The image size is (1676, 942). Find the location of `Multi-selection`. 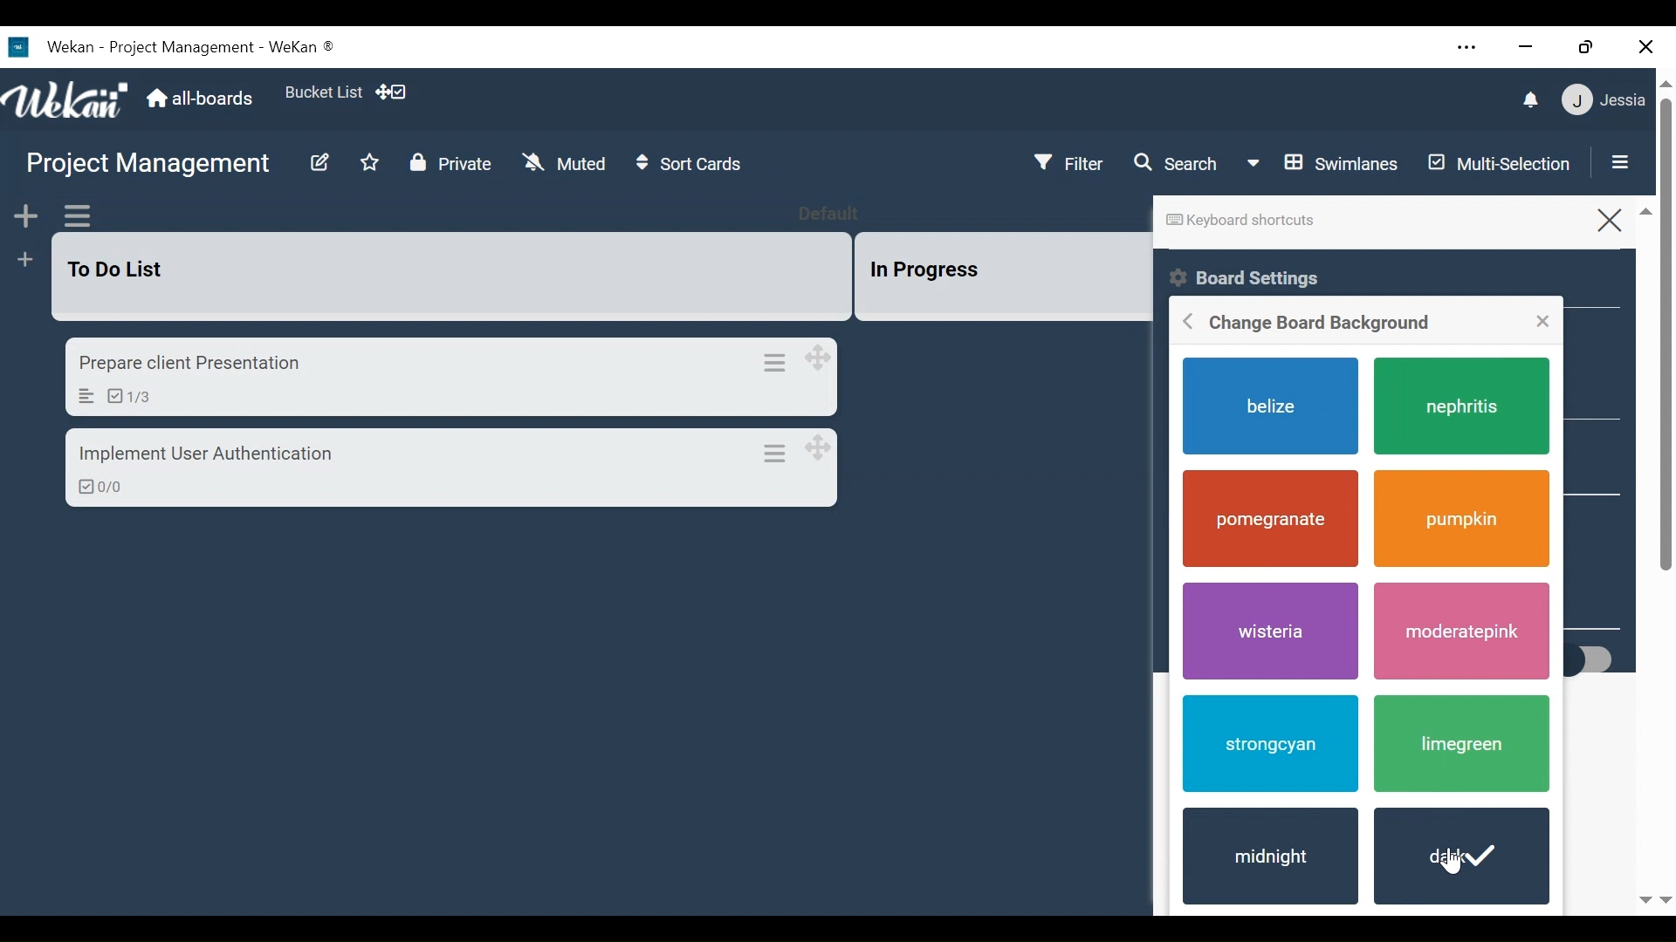

Multi-selection is located at coordinates (1504, 163).